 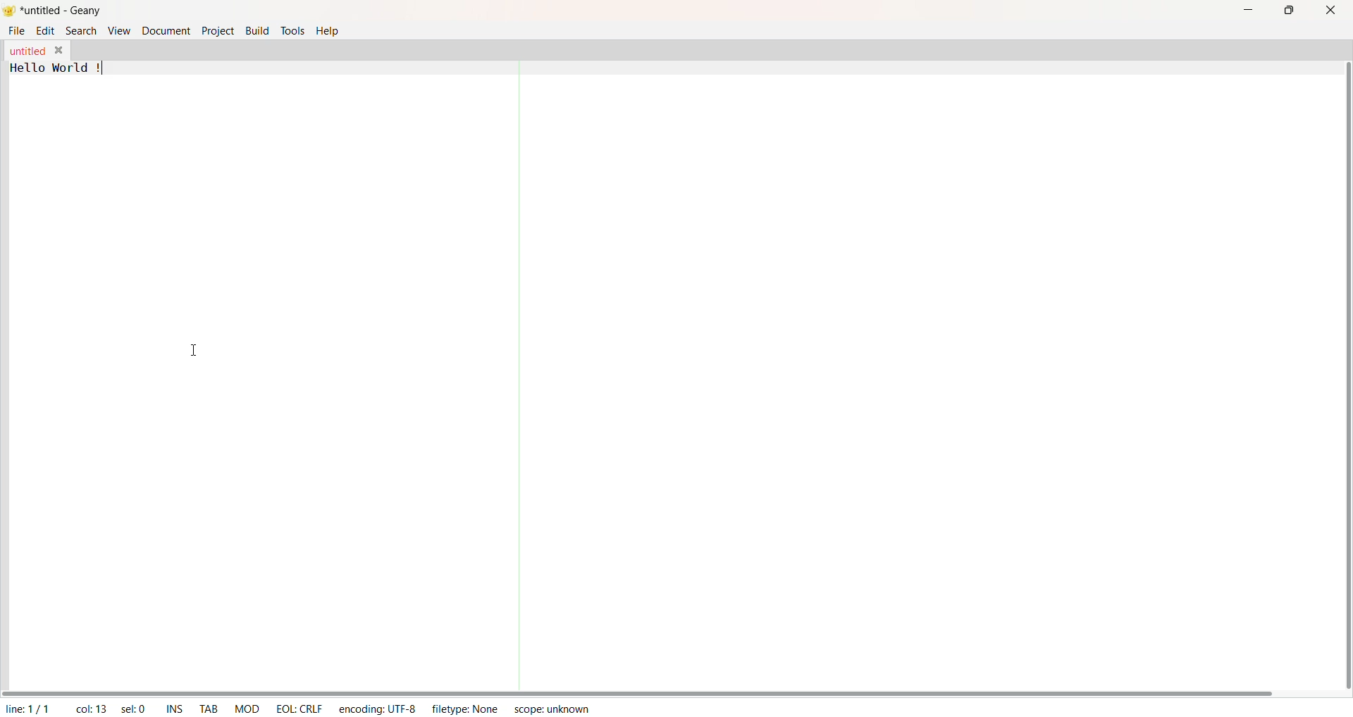 What do you see at coordinates (165, 31) in the screenshot?
I see `Document` at bounding box center [165, 31].